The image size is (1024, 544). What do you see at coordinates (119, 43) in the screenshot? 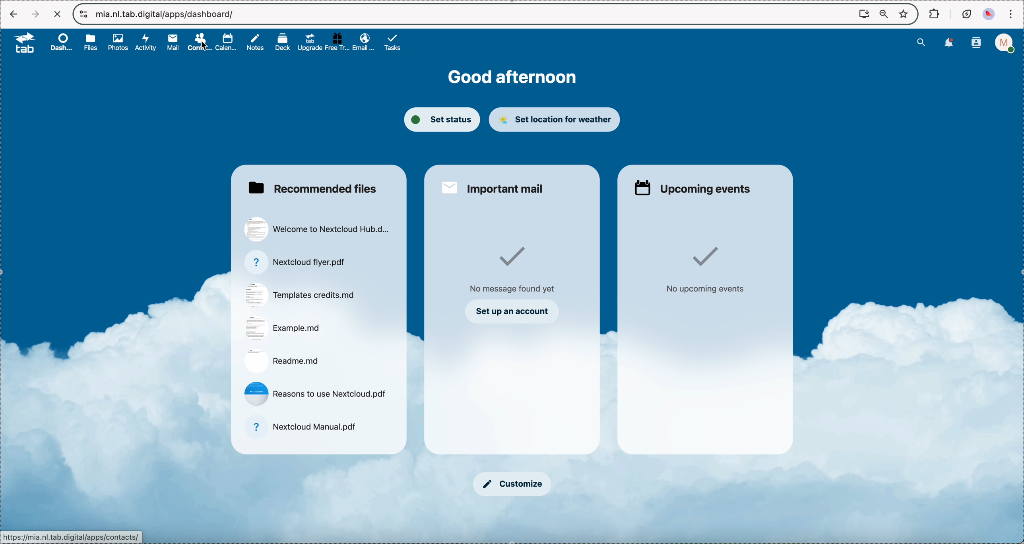
I see `photos` at bounding box center [119, 43].